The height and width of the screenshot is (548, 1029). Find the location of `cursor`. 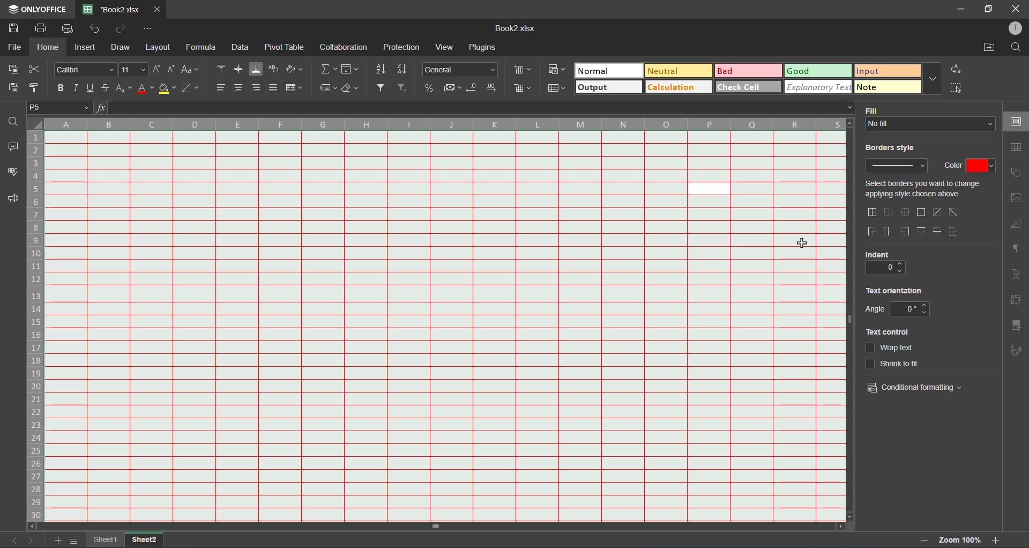

cursor is located at coordinates (799, 243).